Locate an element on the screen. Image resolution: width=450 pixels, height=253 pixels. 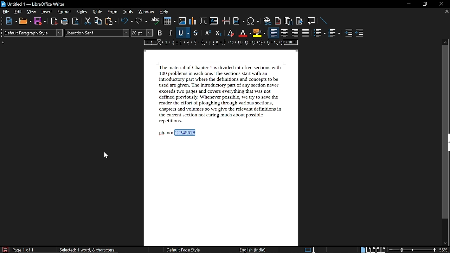
page 1 of 1 is located at coordinates (24, 250).